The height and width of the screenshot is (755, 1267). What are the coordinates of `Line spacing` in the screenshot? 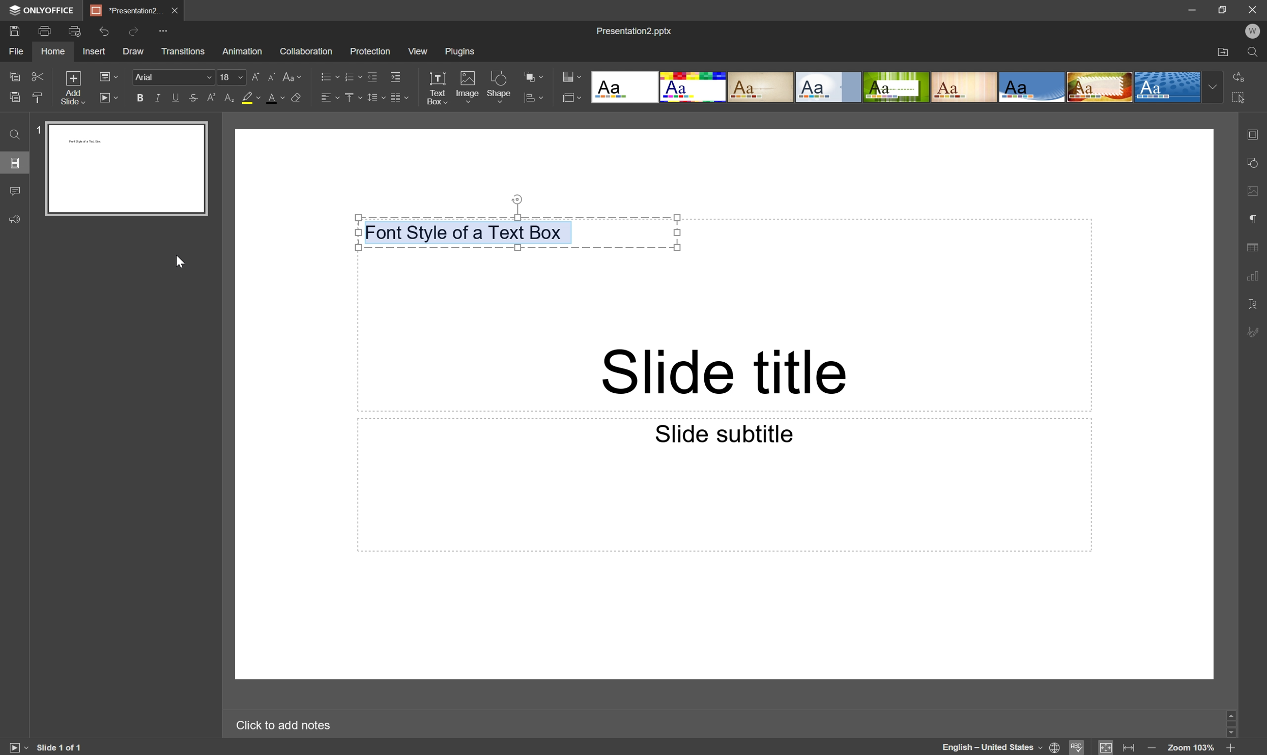 It's located at (376, 97).